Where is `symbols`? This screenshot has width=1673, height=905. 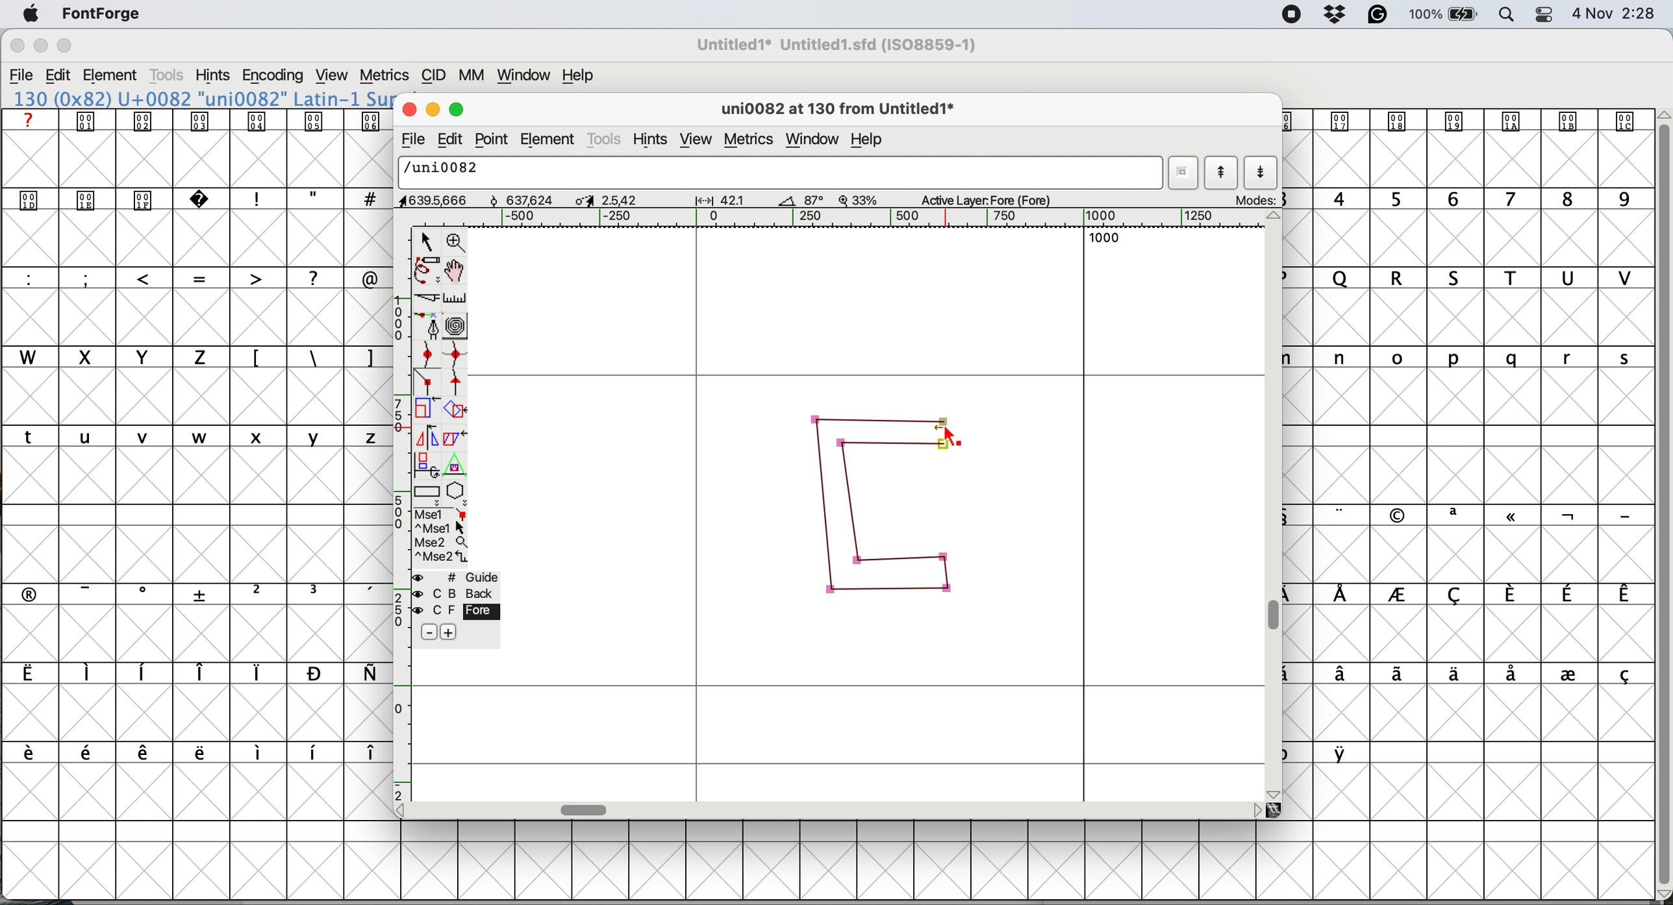 symbols is located at coordinates (1477, 675).